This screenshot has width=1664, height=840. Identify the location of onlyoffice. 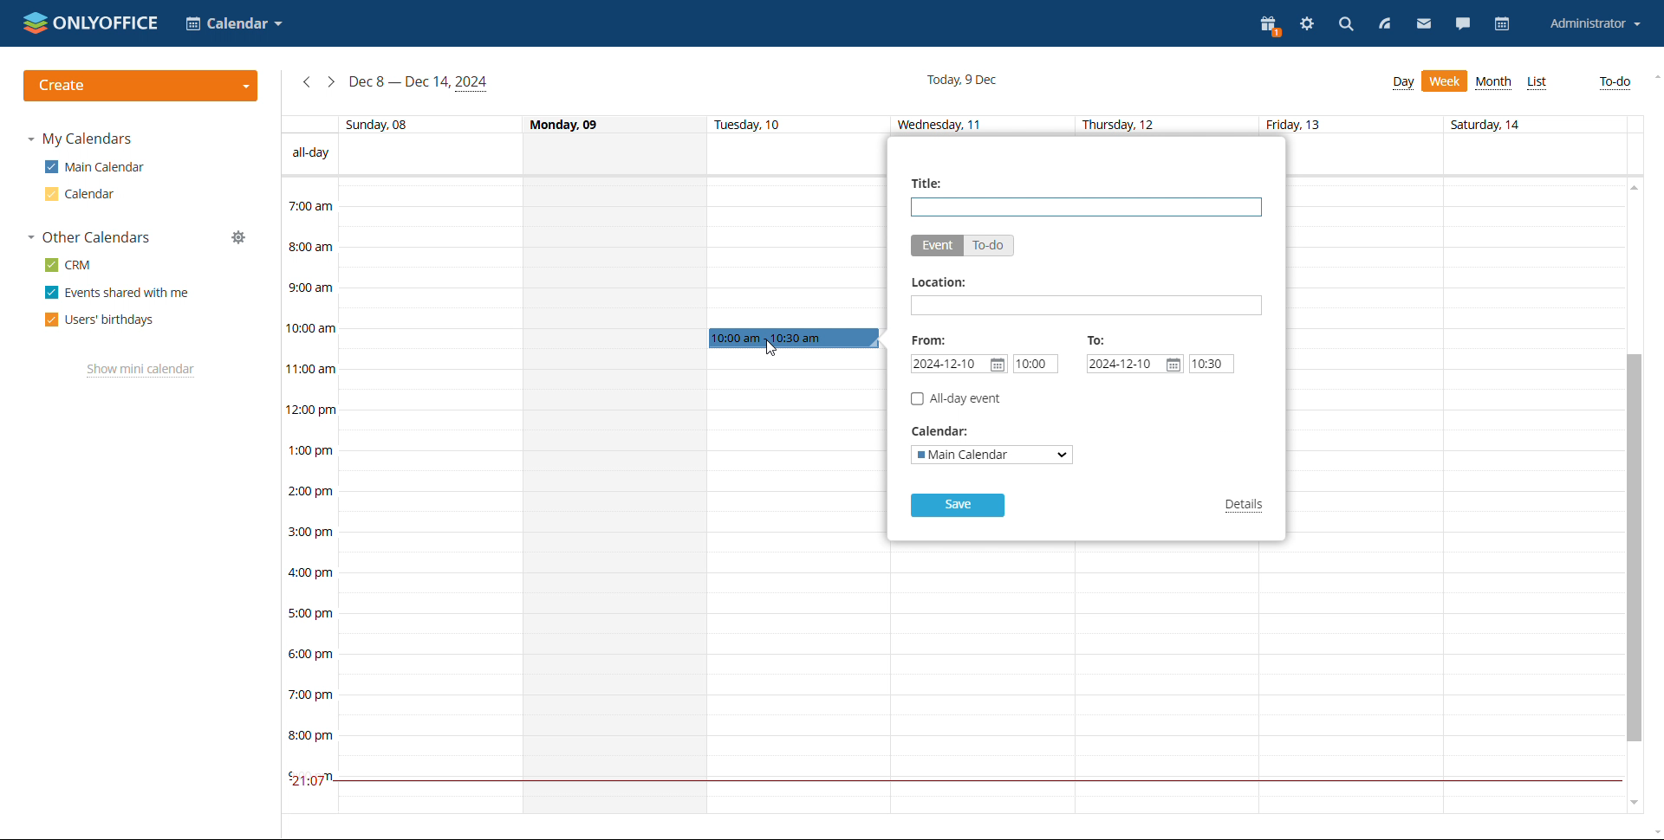
(92, 23).